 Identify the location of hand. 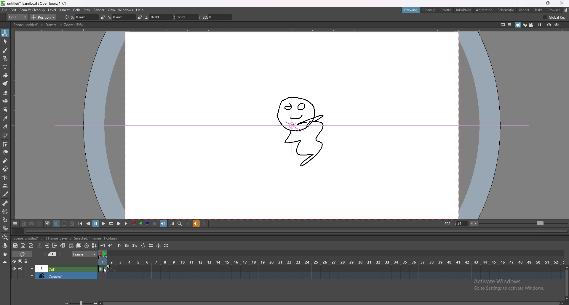
(5, 254).